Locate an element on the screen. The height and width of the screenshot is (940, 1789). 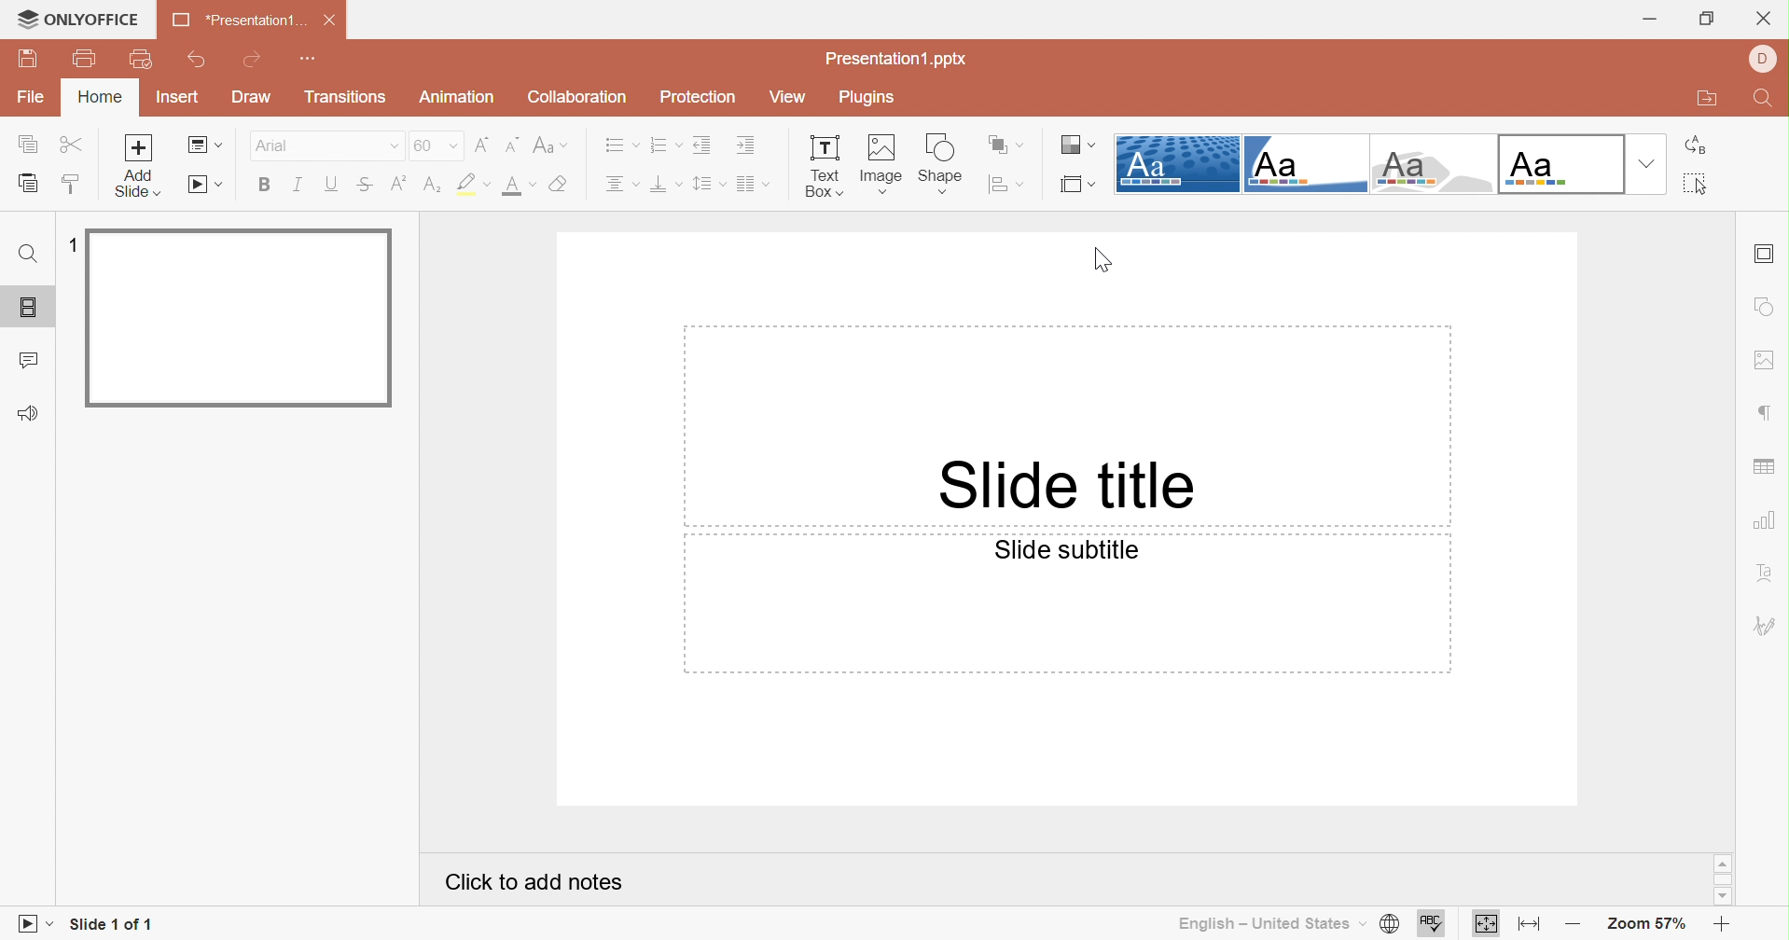
Print file is located at coordinates (88, 57).